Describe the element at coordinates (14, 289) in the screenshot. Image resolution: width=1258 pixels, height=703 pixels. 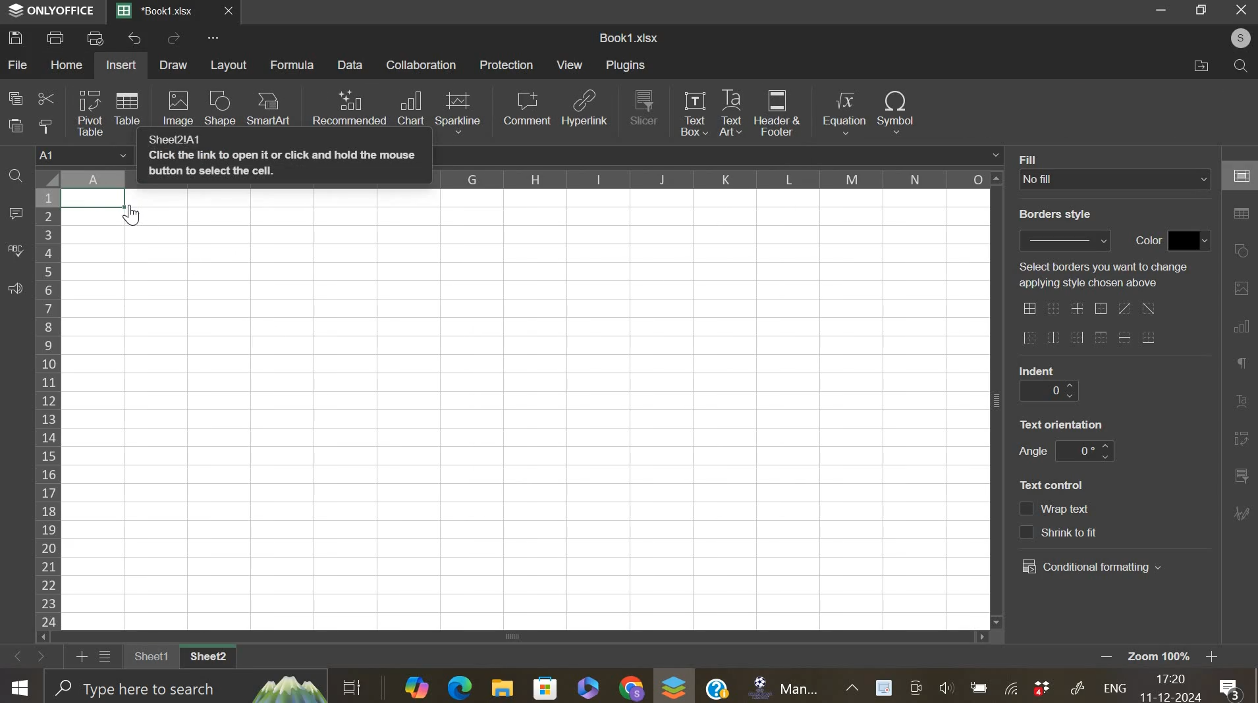
I see `feedback` at that location.